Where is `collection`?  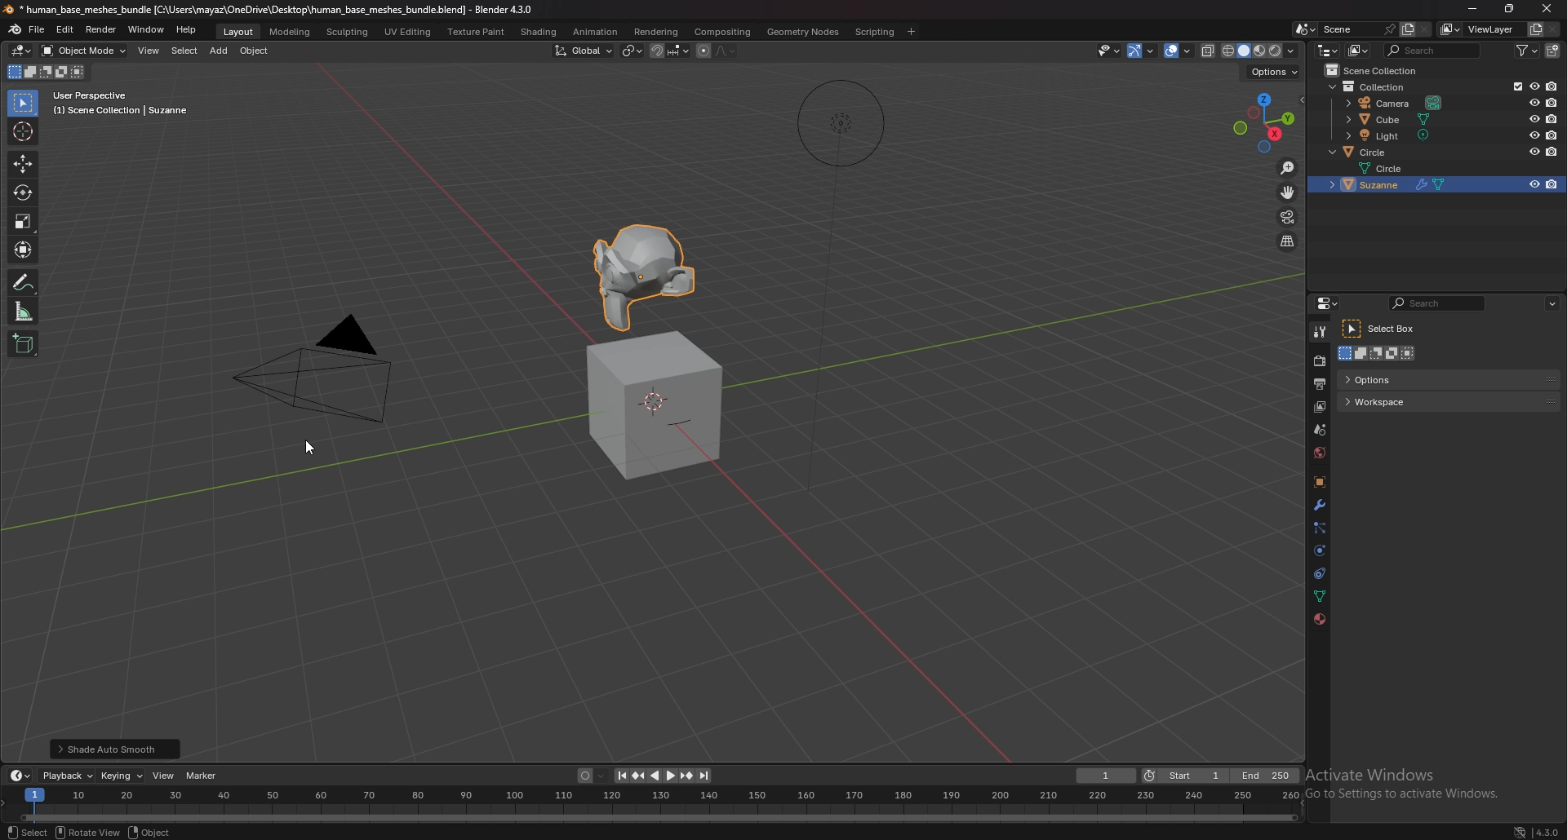 collection is located at coordinates (1378, 70).